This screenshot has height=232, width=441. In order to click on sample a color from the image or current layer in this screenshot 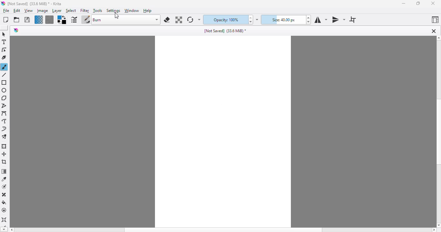, I will do `click(4, 179)`.